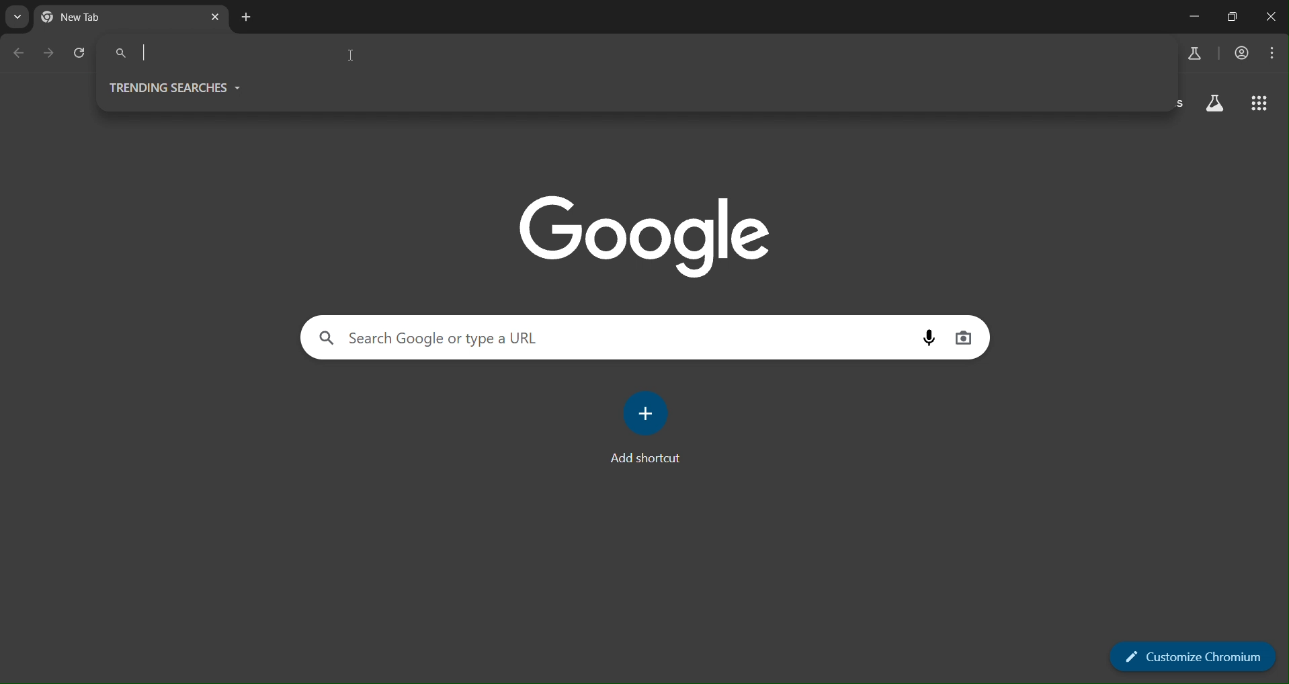 This screenshot has width=1289, height=684. I want to click on close tab, so click(216, 17).